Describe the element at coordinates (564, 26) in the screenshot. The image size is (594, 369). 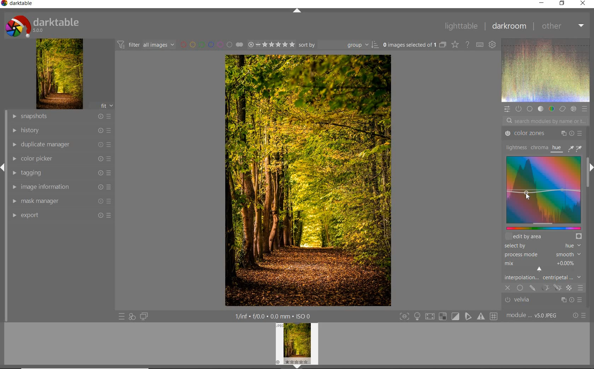
I see `OTHER` at that location.